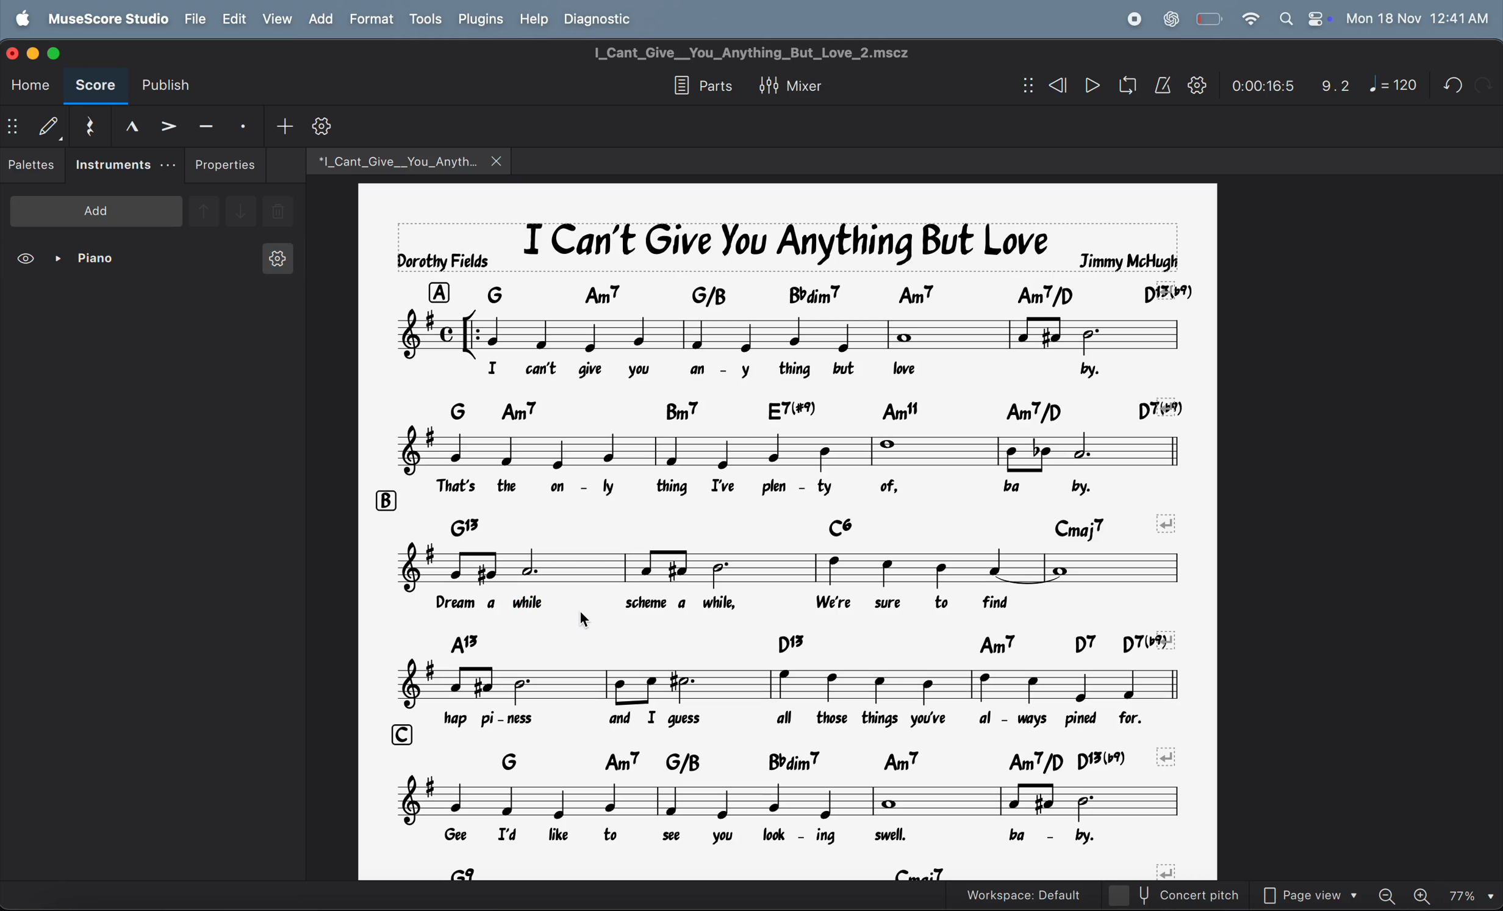 The height and width of the screenshot is (911, 1503). I want to click on battery, so click(1208, 18).